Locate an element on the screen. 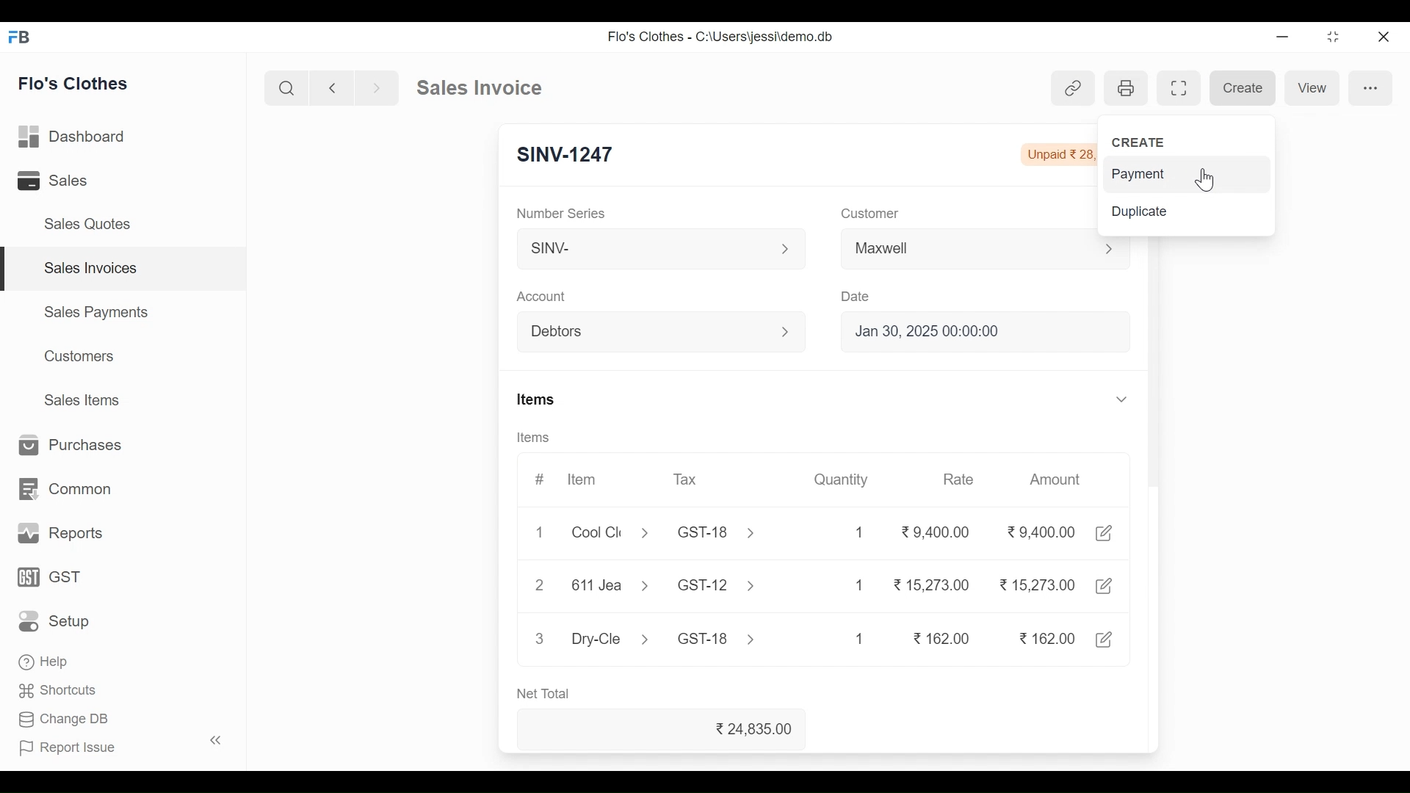 The image size is (1410, 793). Sales is located at coordinates (56, 181).